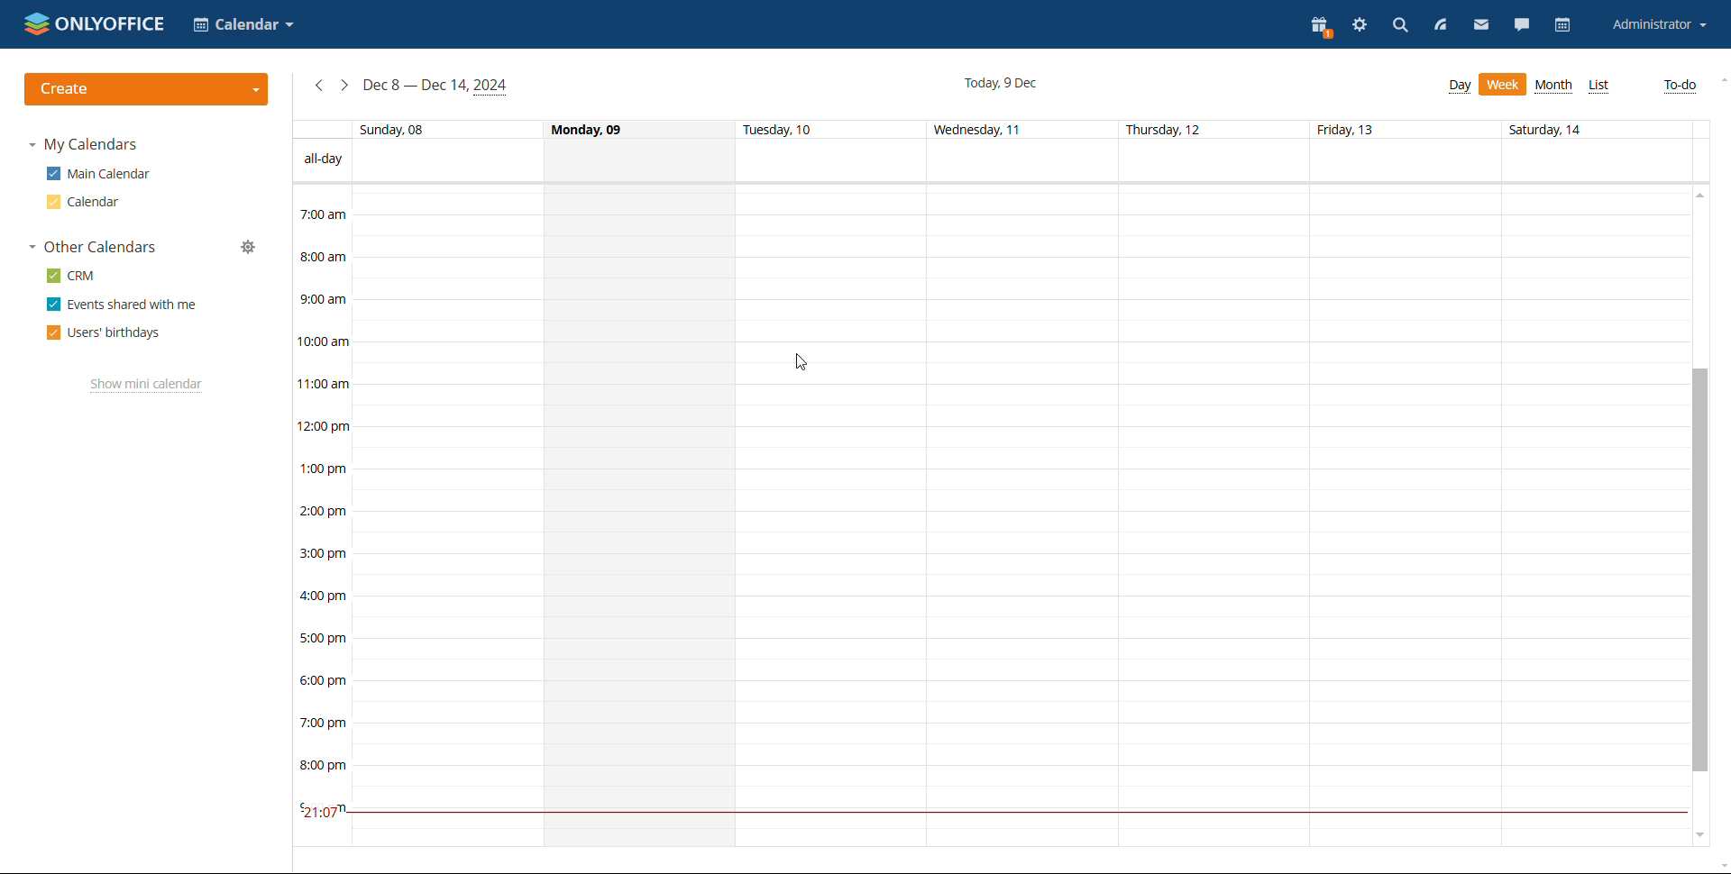 This screenshot has height=874, width=1731. I want to click on calender, so click(243, 26).